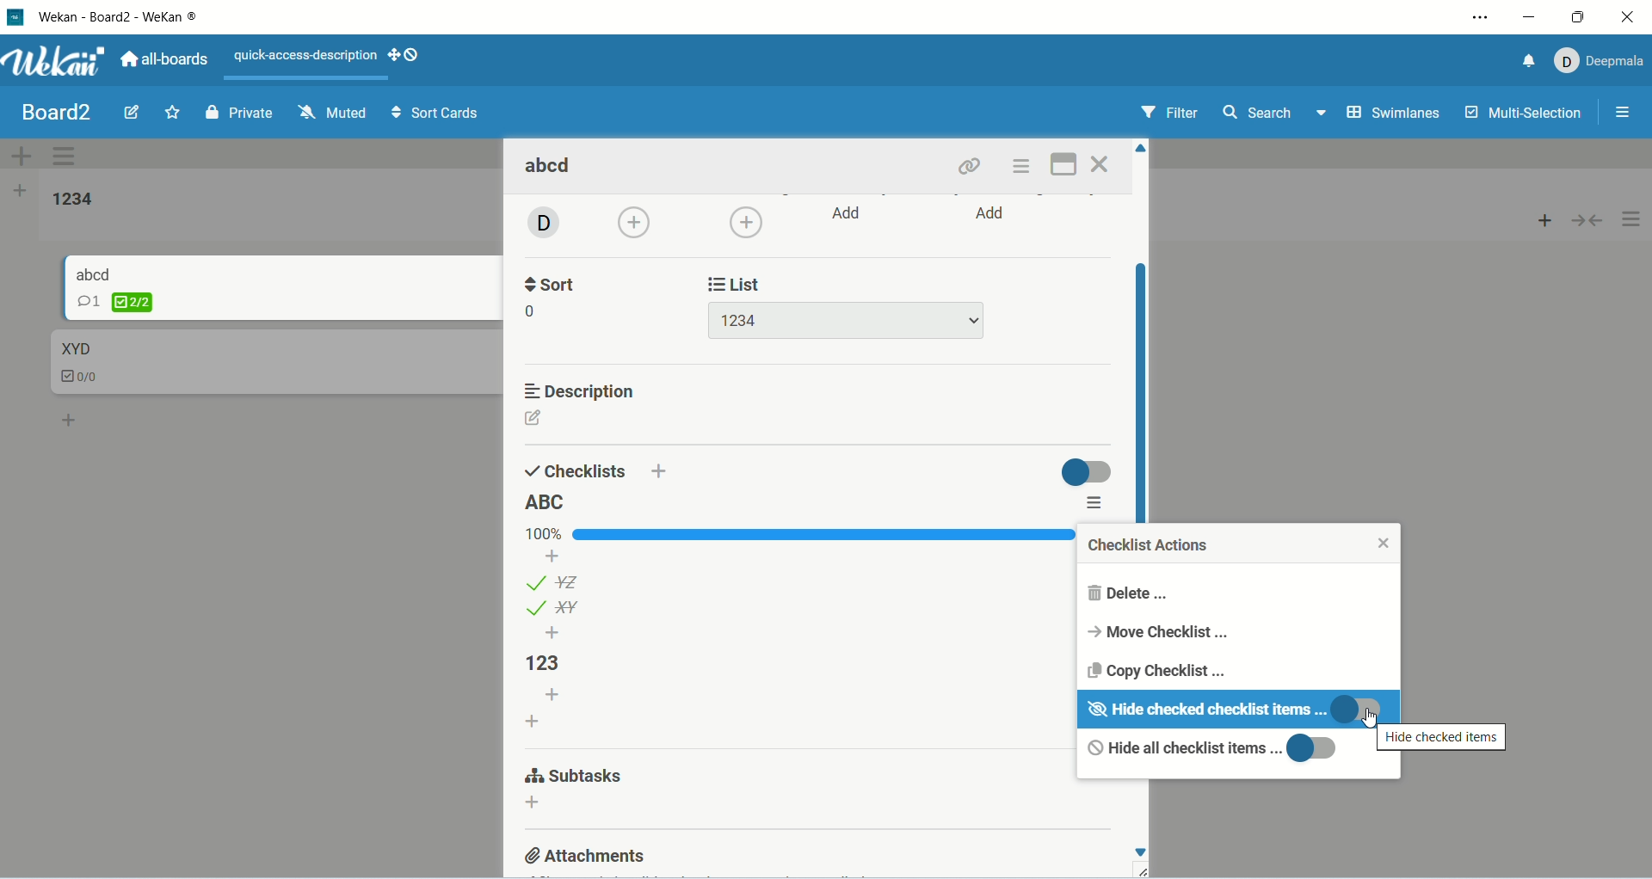 The height and width of the screenshot is (879, 1652). Describe the element at coordinates (1600, 61) in the screenshot. I see `account` at that location.